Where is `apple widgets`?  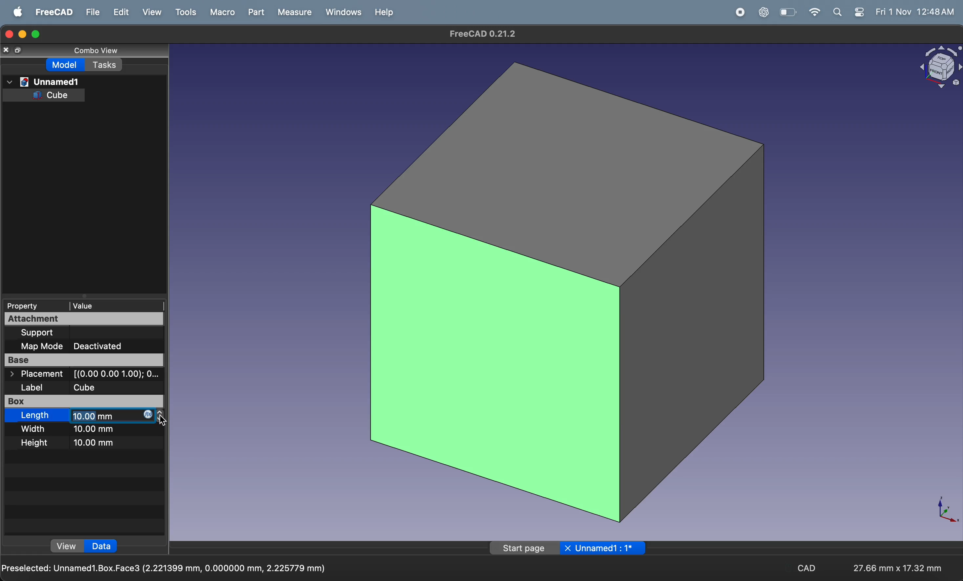
apple widgets is located at coordinates (849, 13).